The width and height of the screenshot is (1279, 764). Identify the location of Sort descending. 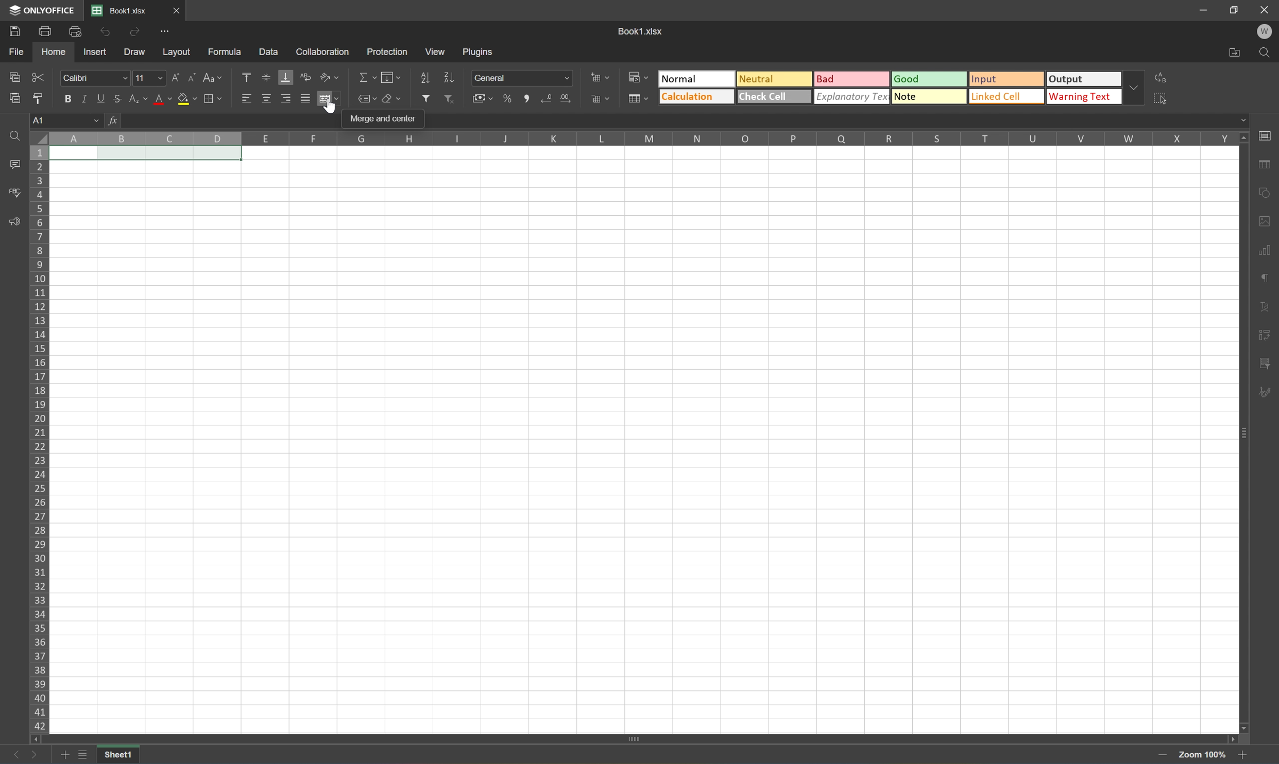
(449, 77).